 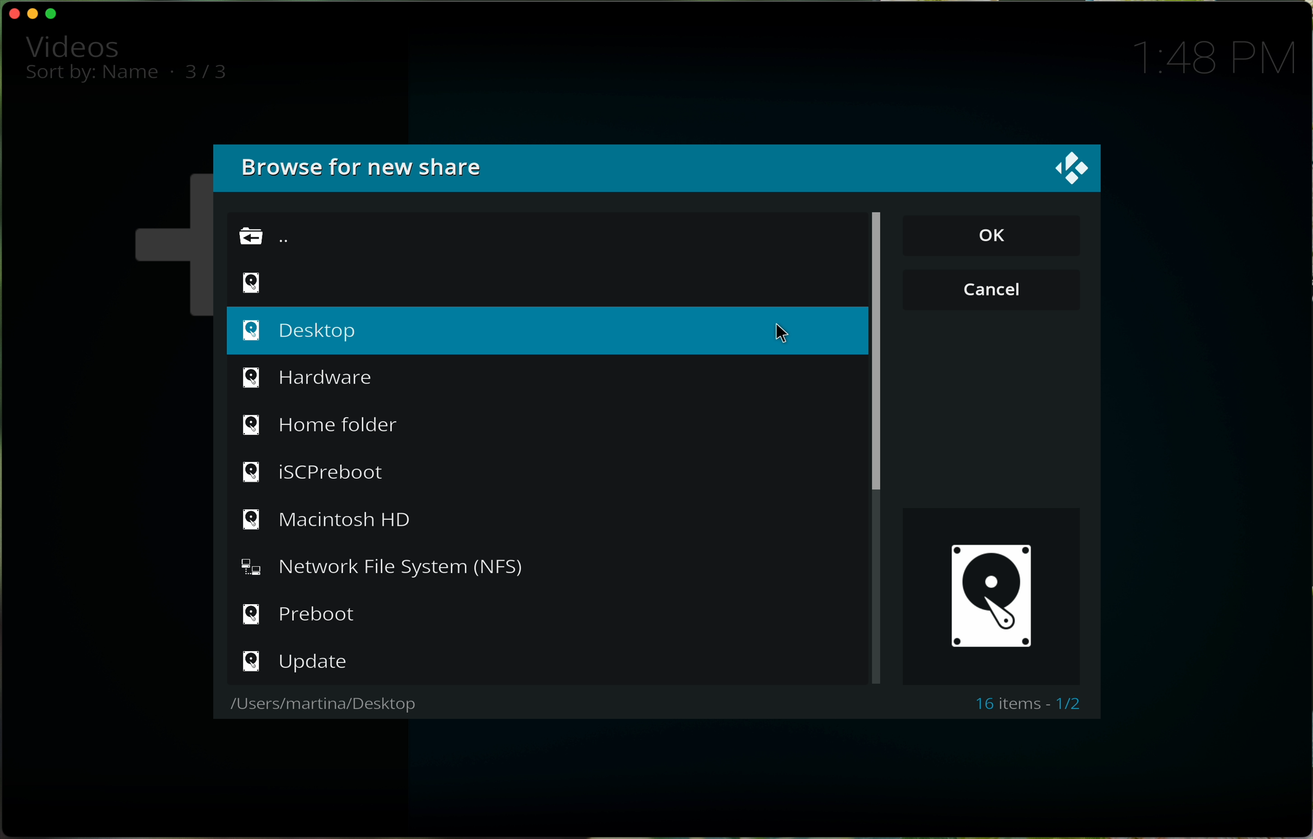 What do you see at coordinates (327, 703) in the screenshot?
I see `users/martina/desktop` at bounding box center [327, 703].